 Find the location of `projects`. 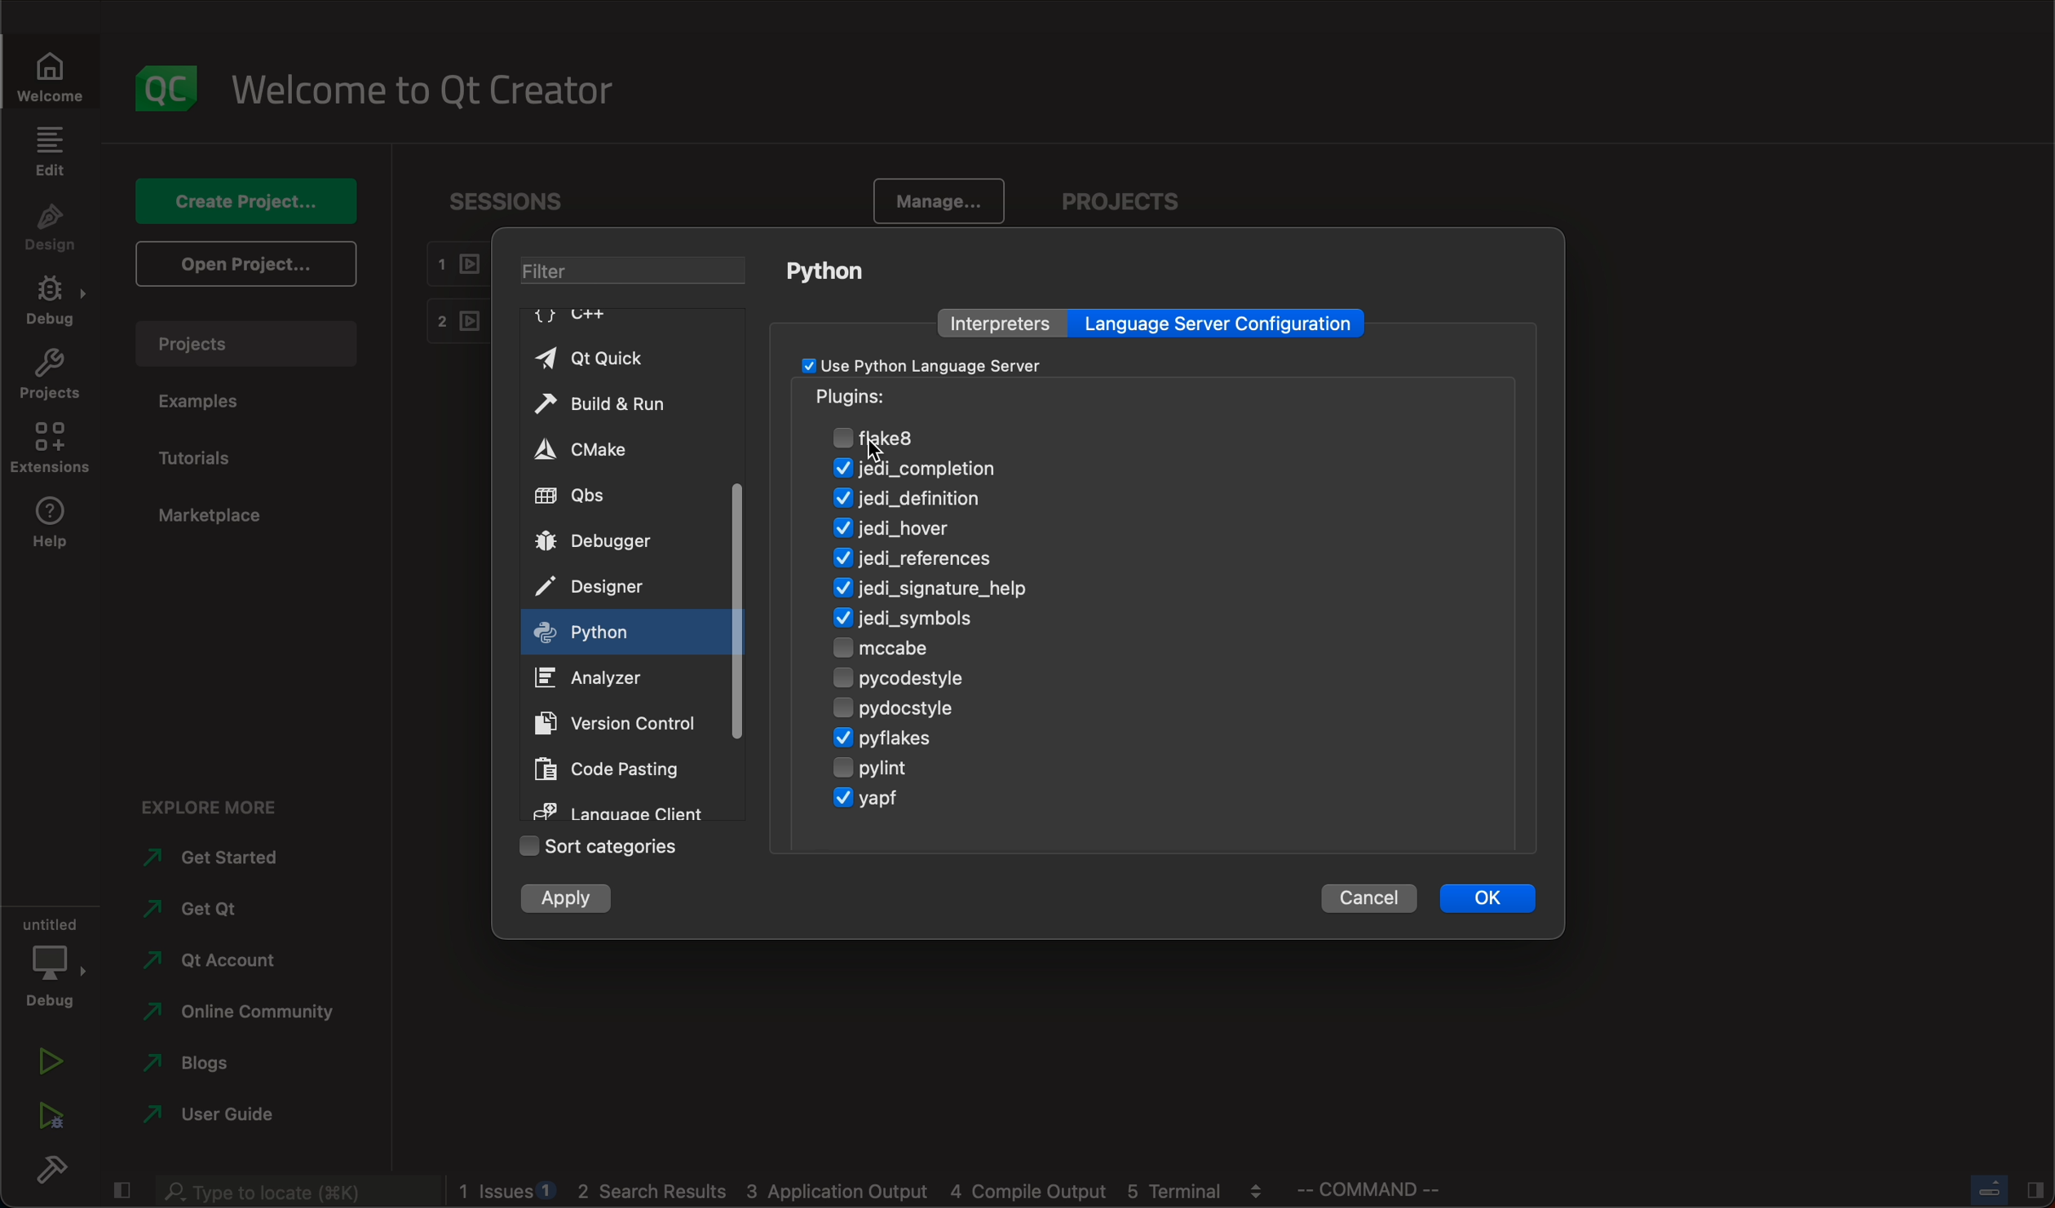

projects is located at coordinates (245, 344).